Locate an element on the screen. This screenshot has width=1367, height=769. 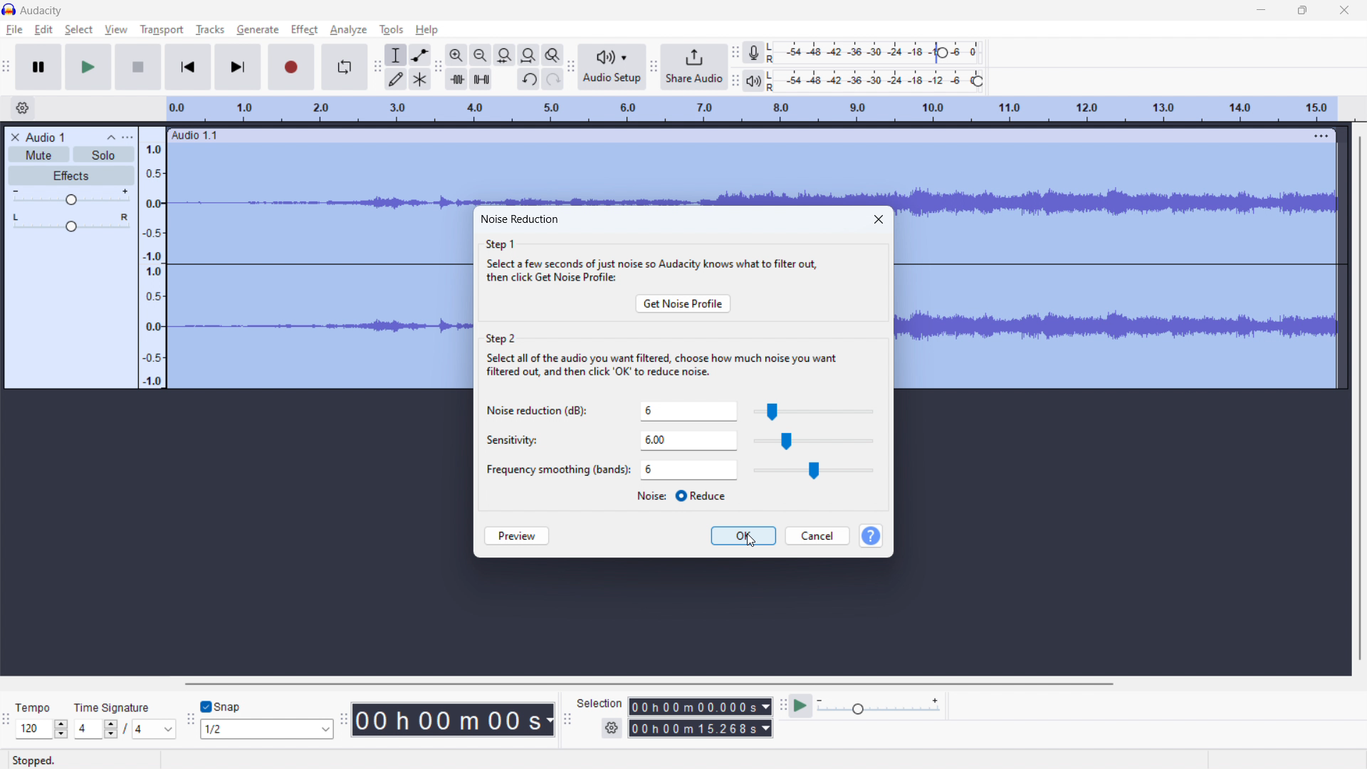
stop is located at coordinates (138, 67).